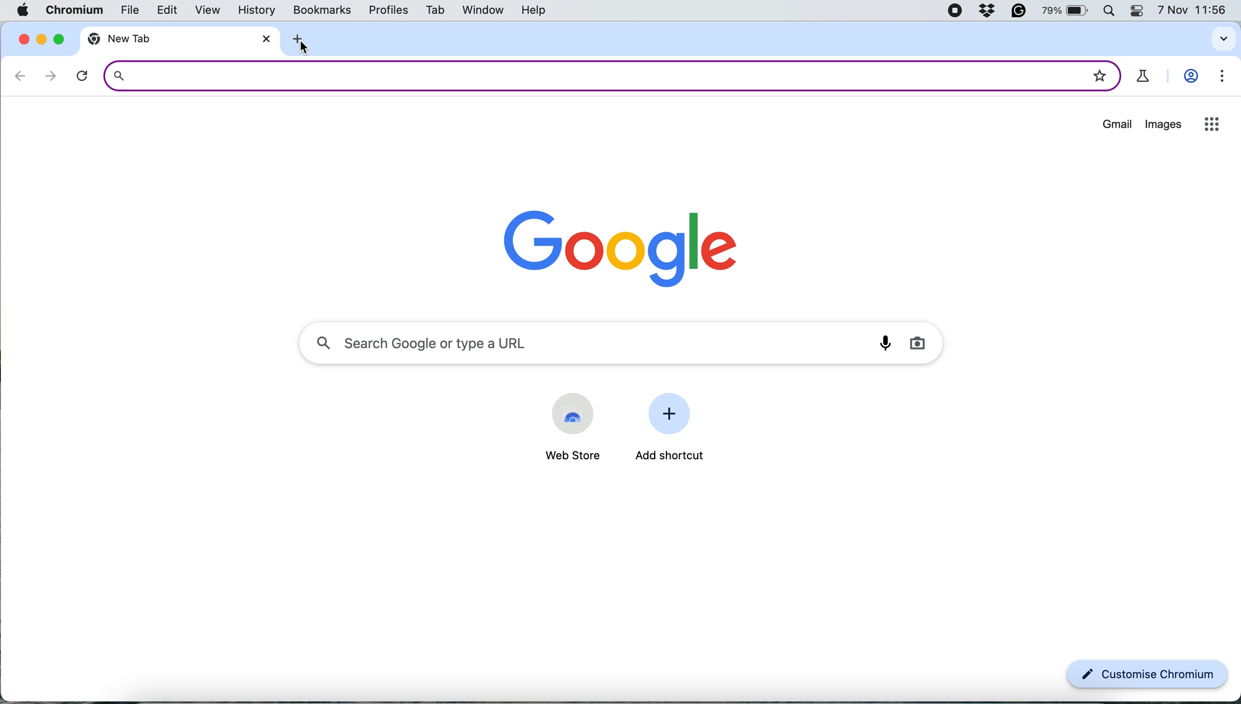 The width and height of the screenshot is (1241, 704). What do you see at coordinates (1021, 11) in the screenshot?
I see `grammarly` at bounding box center [1021, 11].